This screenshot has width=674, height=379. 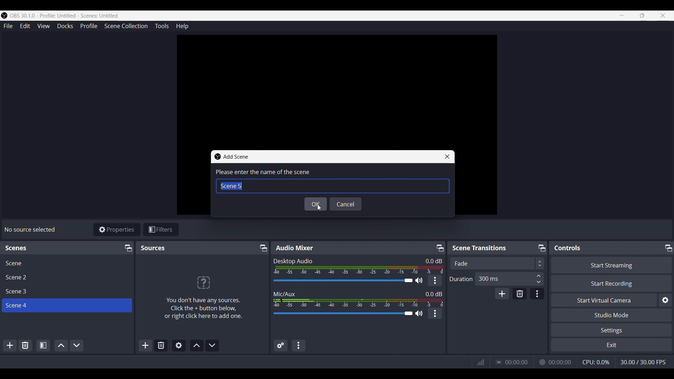 What do you see at coordinates (161, 229) in the screenshot?
I see `Filters` at bounding box center [161, 229].